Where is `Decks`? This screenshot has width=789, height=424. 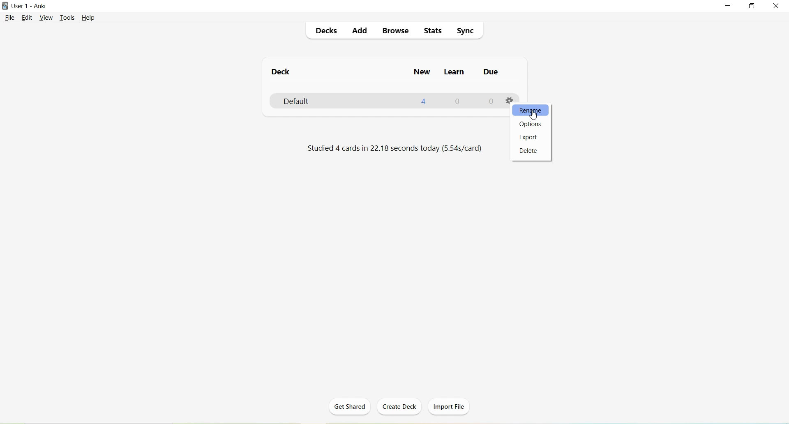
Decks is located at coordinates (326, 31).